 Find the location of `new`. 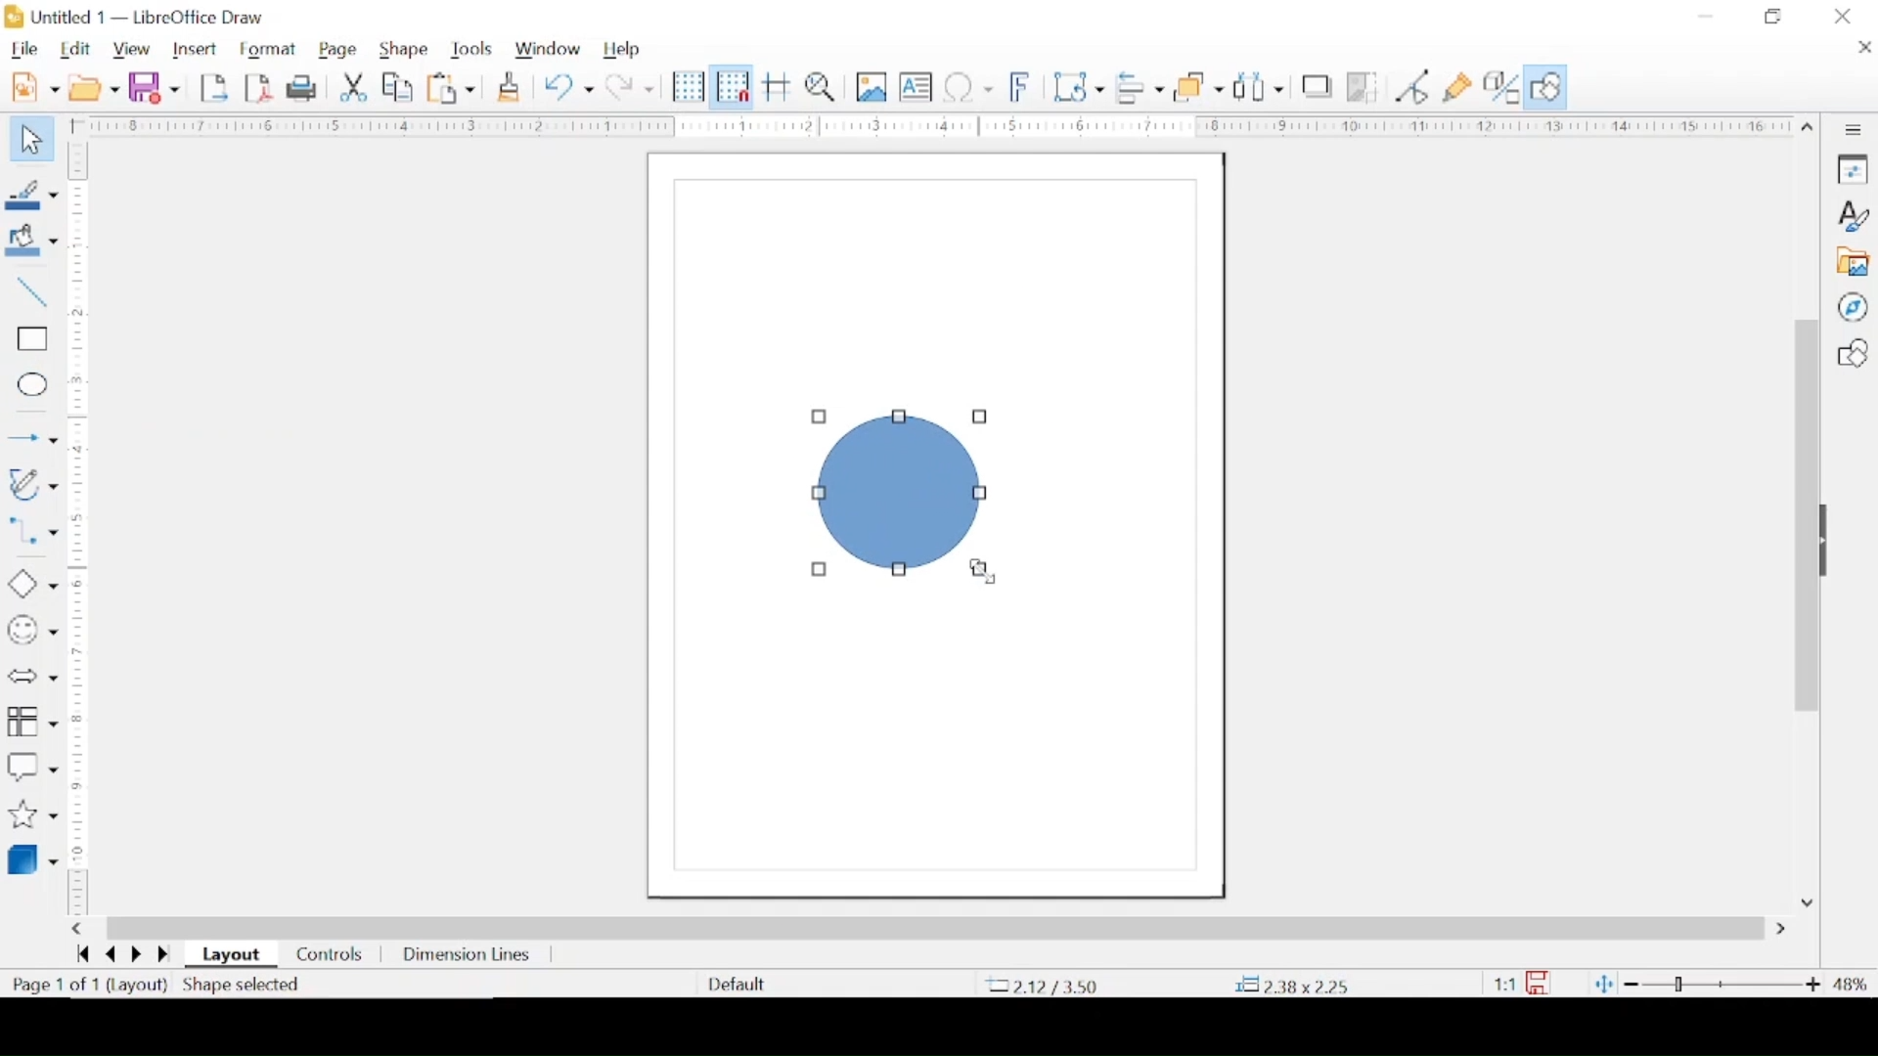

new is located at coordinates (34, 86).